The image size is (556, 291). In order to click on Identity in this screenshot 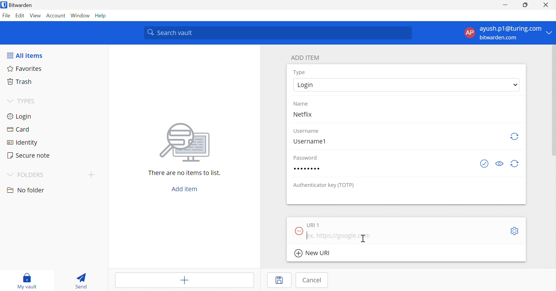, I will do `click(21, 142)`.